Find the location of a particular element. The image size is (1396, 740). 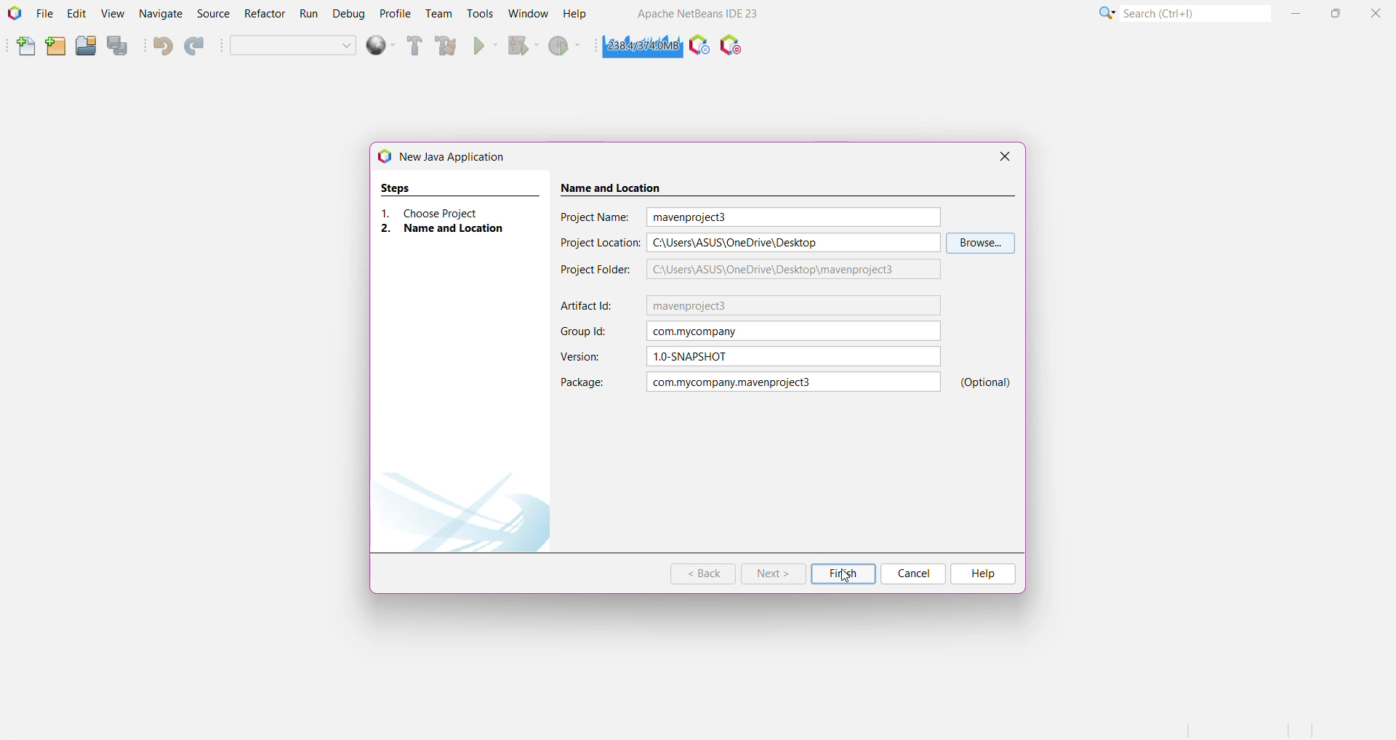

New Project is located at coordinates (55, 47).